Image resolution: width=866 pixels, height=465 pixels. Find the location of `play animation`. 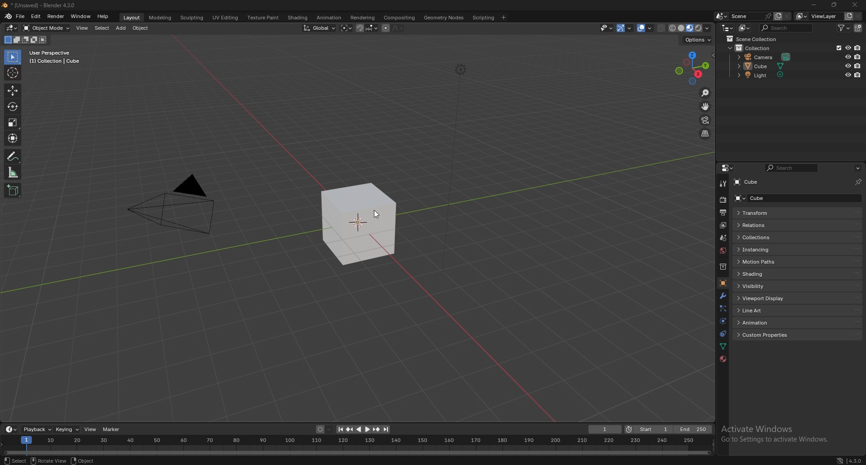

play animation is located at coordinates (364, 429).